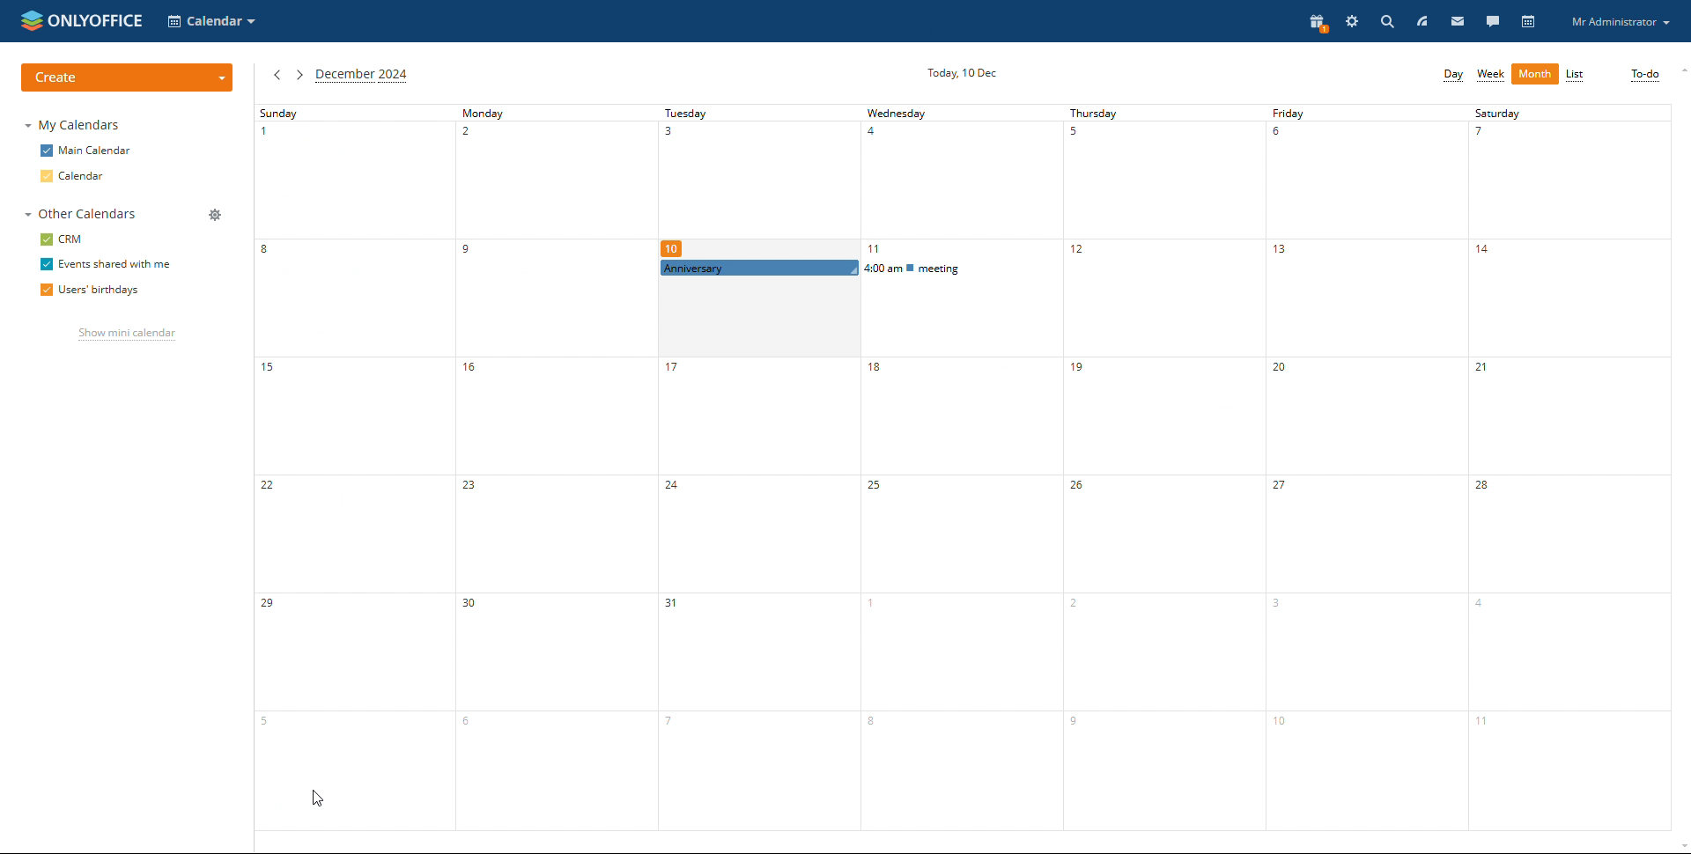 The image size is (1691, 854). Describe the element at coordinates (1680, 847) in the screenshot. I see `scroll down` at that location.